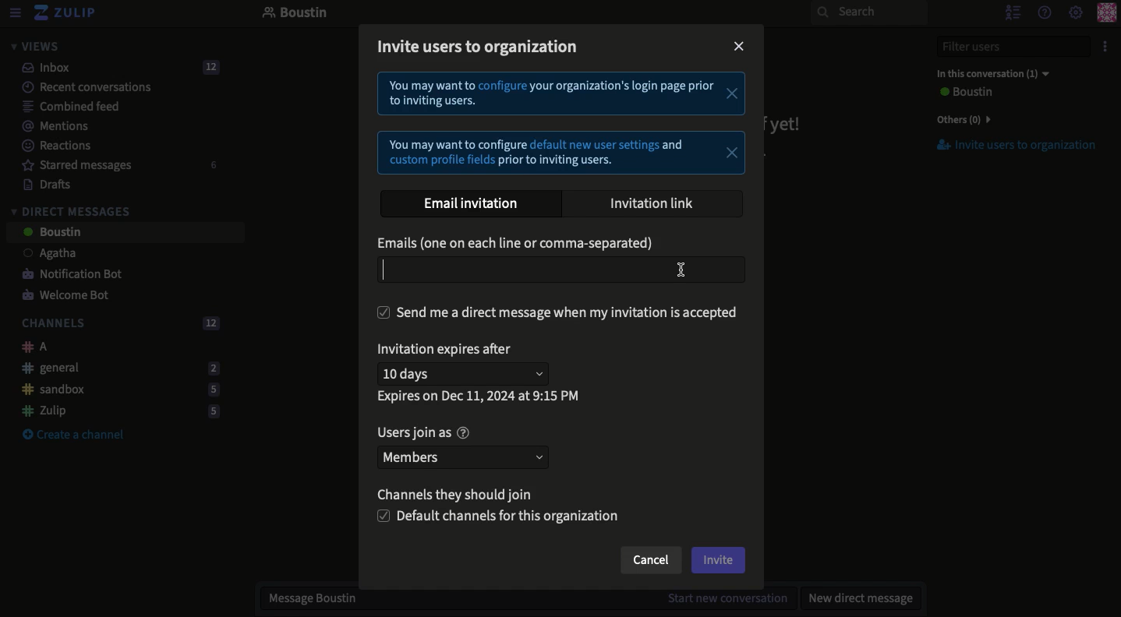 The height and width of the screenshot is (617, 1121). Describe the element at coordinates (653, 203) in the screenshot. I see `Invitation link` at that location.